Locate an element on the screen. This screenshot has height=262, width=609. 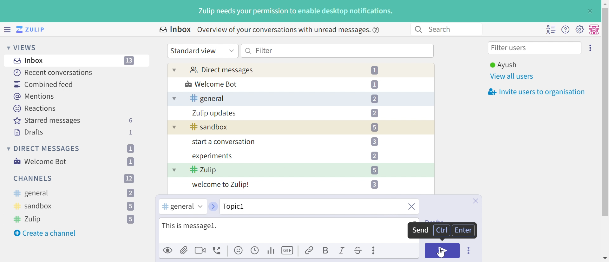
Send options is located at coordinates (469, 251).